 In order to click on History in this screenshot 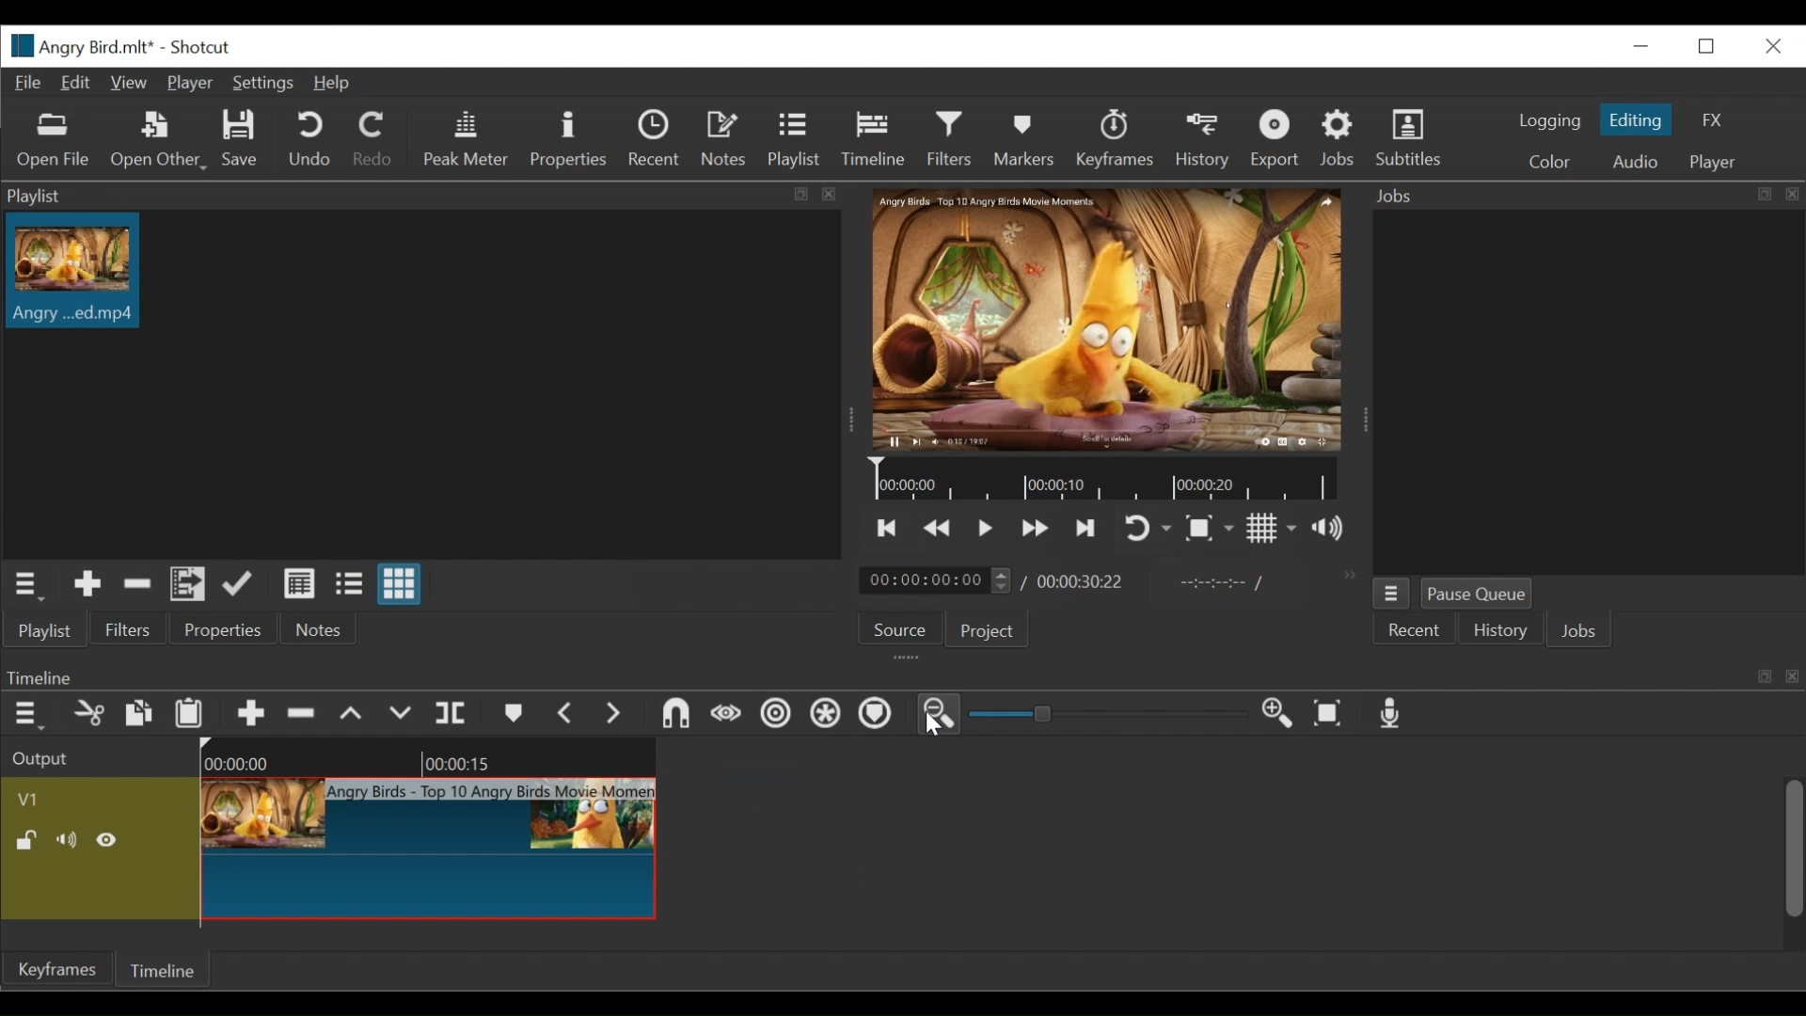, I will do `click(1204, 142)`.